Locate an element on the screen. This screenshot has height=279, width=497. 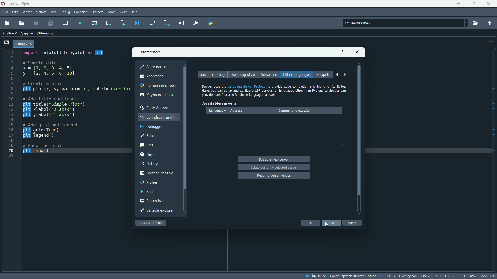
close app is located at coordinates (490, 4).